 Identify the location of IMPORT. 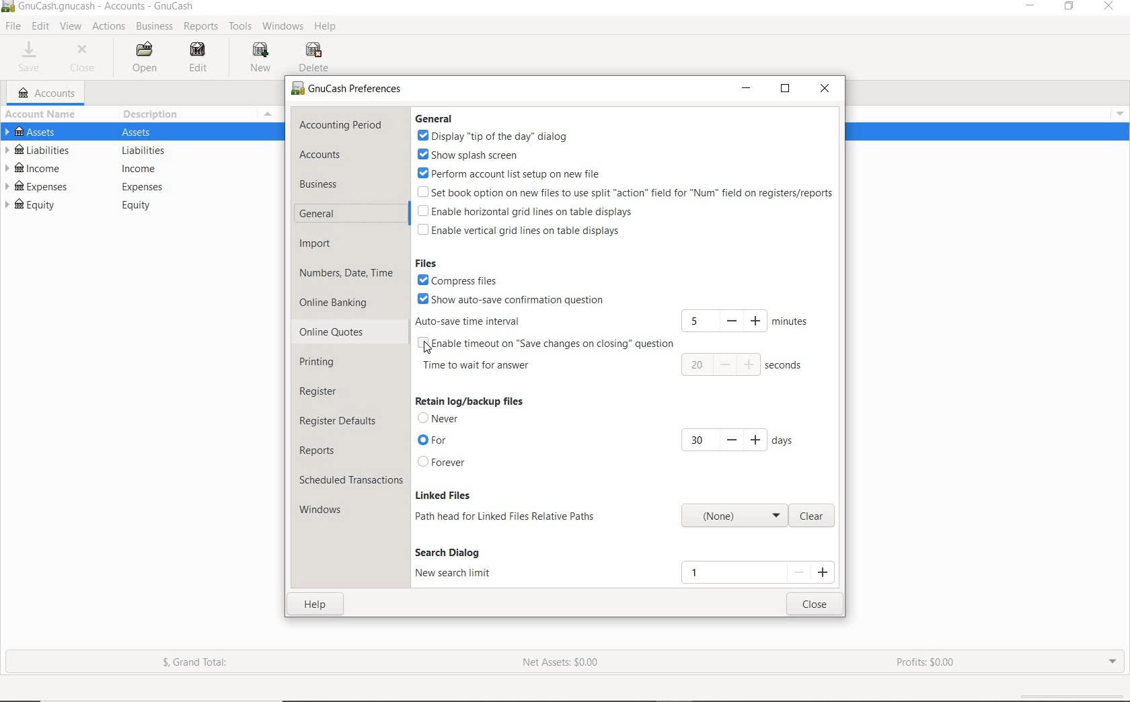
(315, 243).